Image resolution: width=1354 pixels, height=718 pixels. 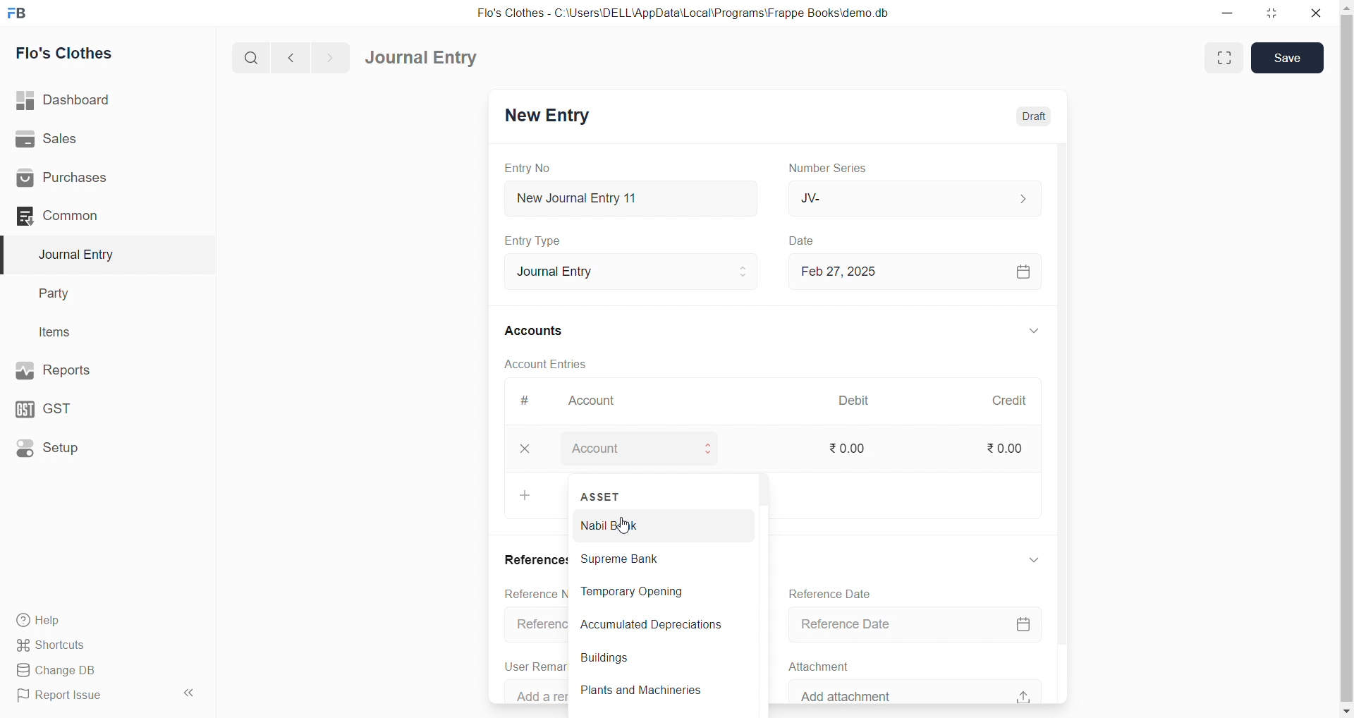 I want to click on Plants and Machineries, so click(x=651, y=693).